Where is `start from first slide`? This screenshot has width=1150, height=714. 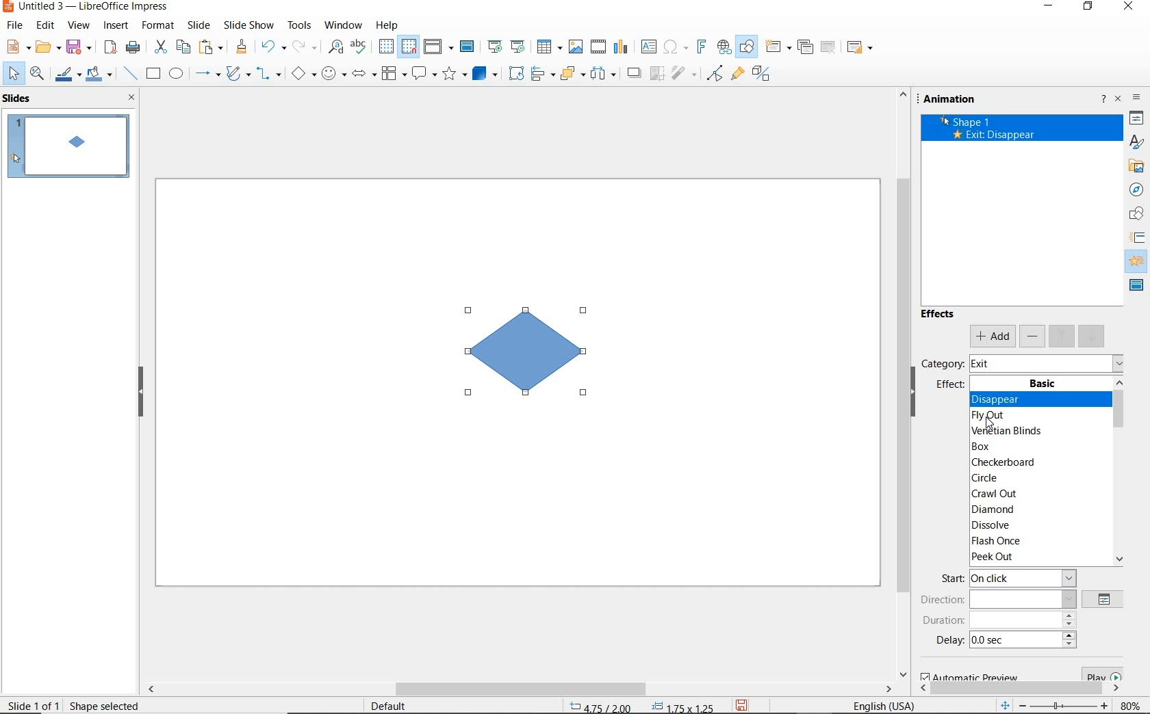
start from first slide is located at coordinates (496, 47).